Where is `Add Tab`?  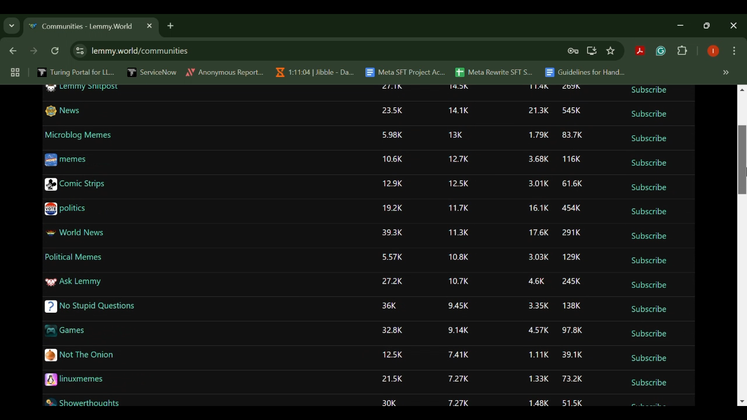
Add Tab is located at coordinates (170, 25).